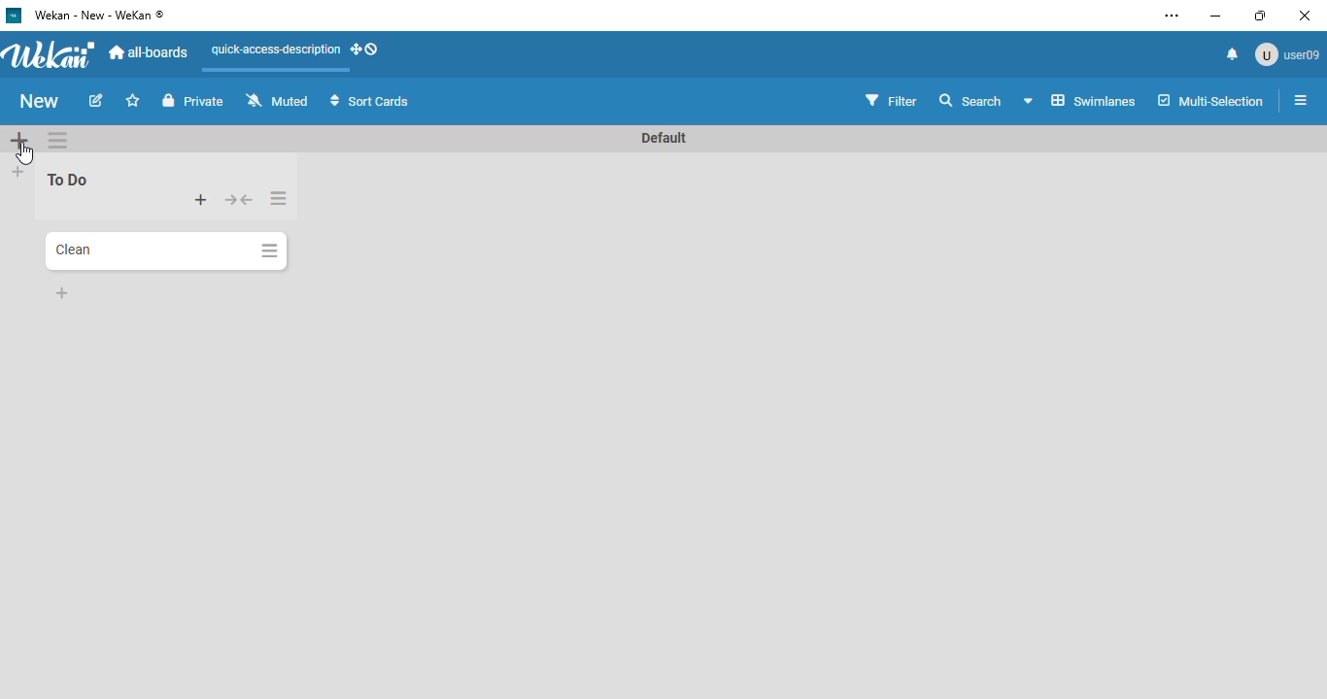  I want to click on swimlane actions, so click(58, 141).